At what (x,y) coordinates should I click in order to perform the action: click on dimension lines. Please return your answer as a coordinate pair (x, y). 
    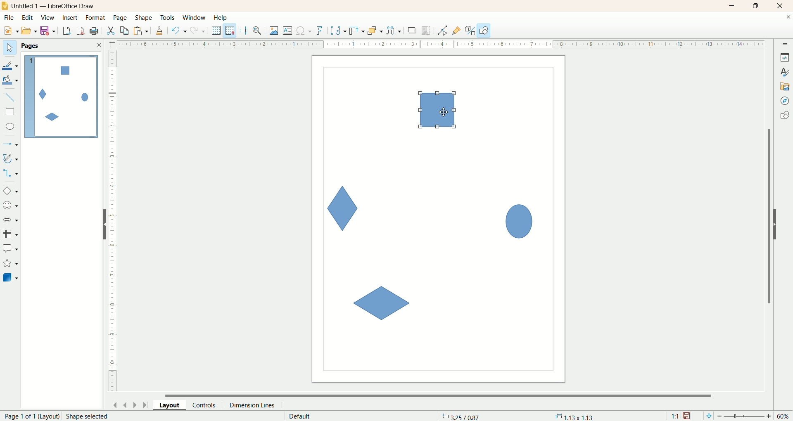
    Looking at the image, I should click on (254, 405).